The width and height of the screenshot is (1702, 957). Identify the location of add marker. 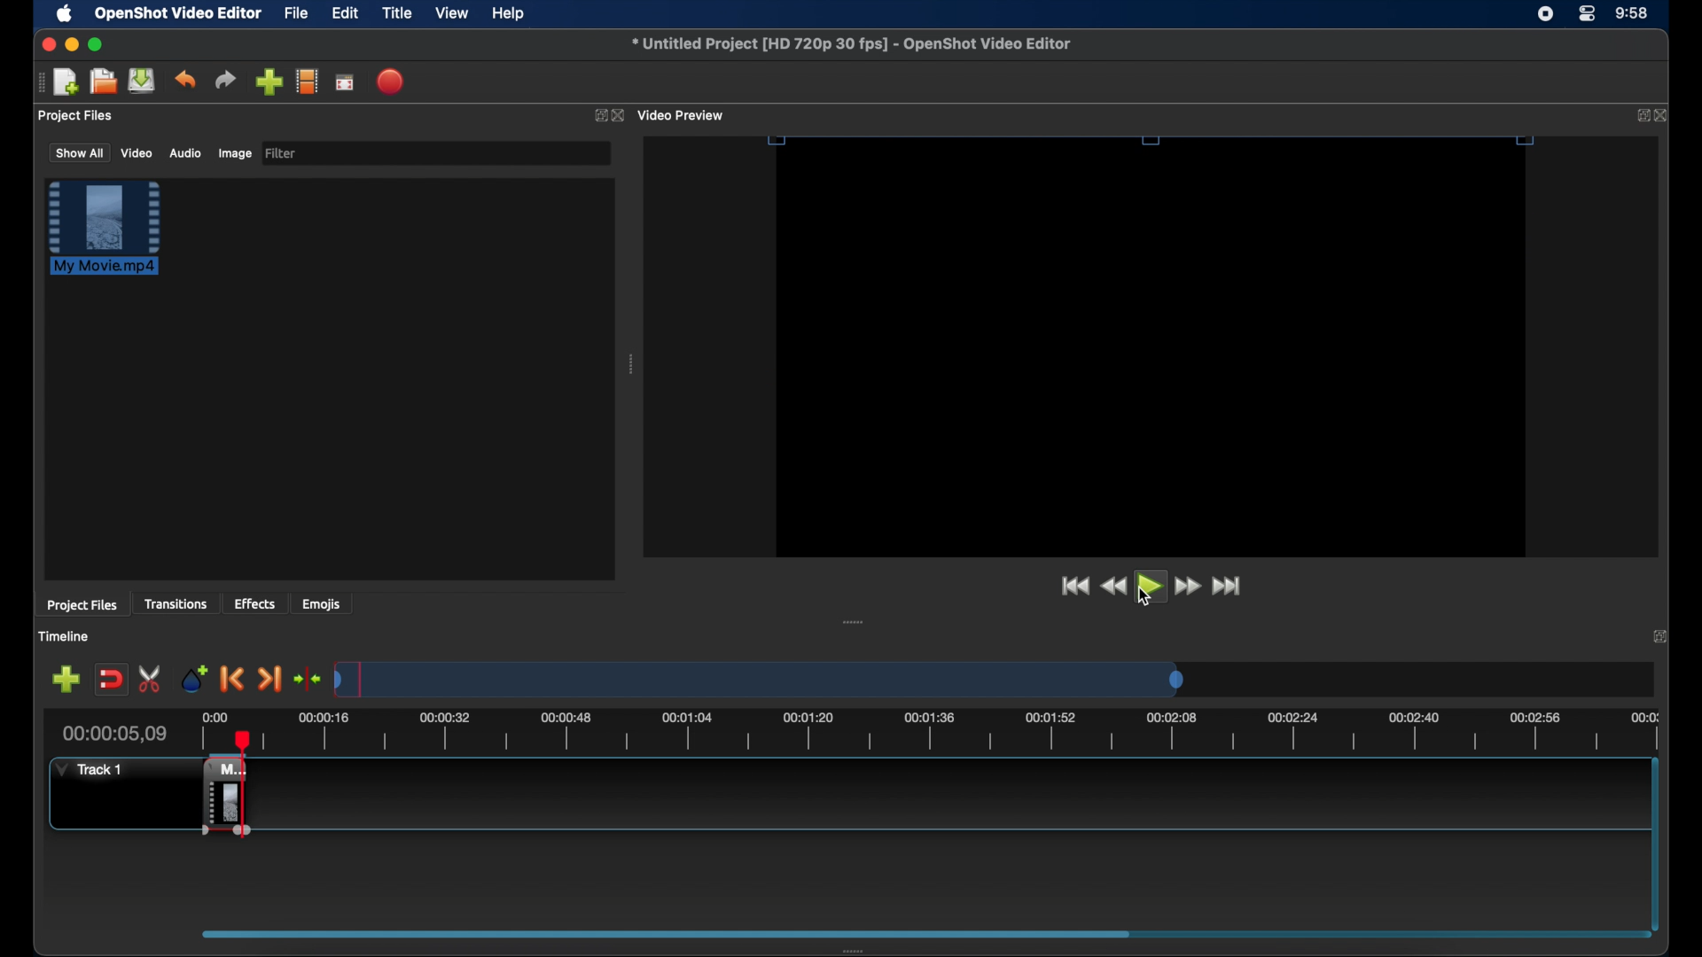
(194, 677).